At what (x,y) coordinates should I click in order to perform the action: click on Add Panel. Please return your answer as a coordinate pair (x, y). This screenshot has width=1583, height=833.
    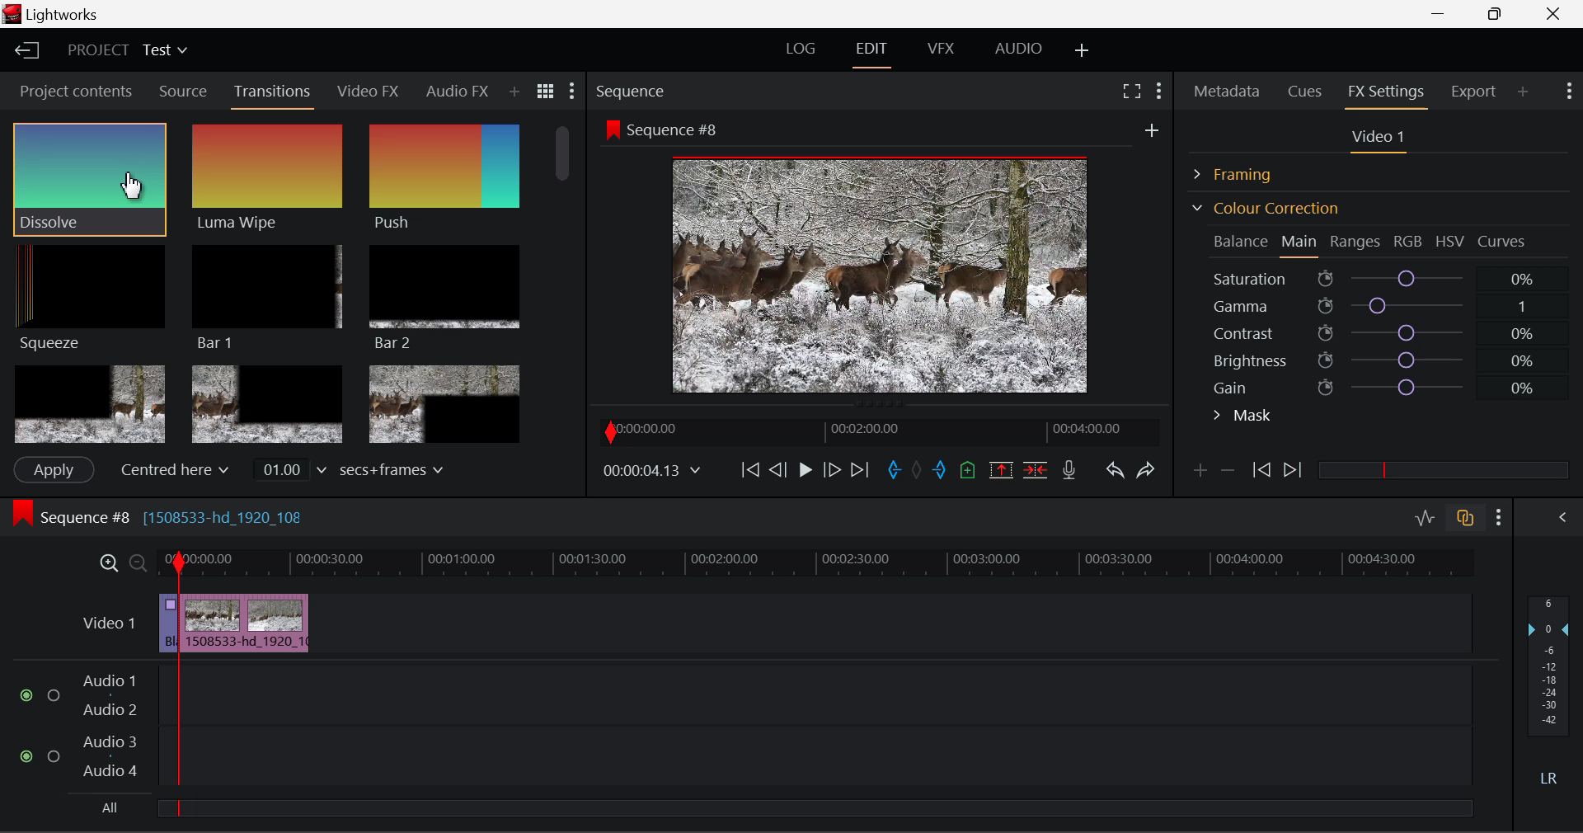
    Looking at the image, I should click on (1524, 91).